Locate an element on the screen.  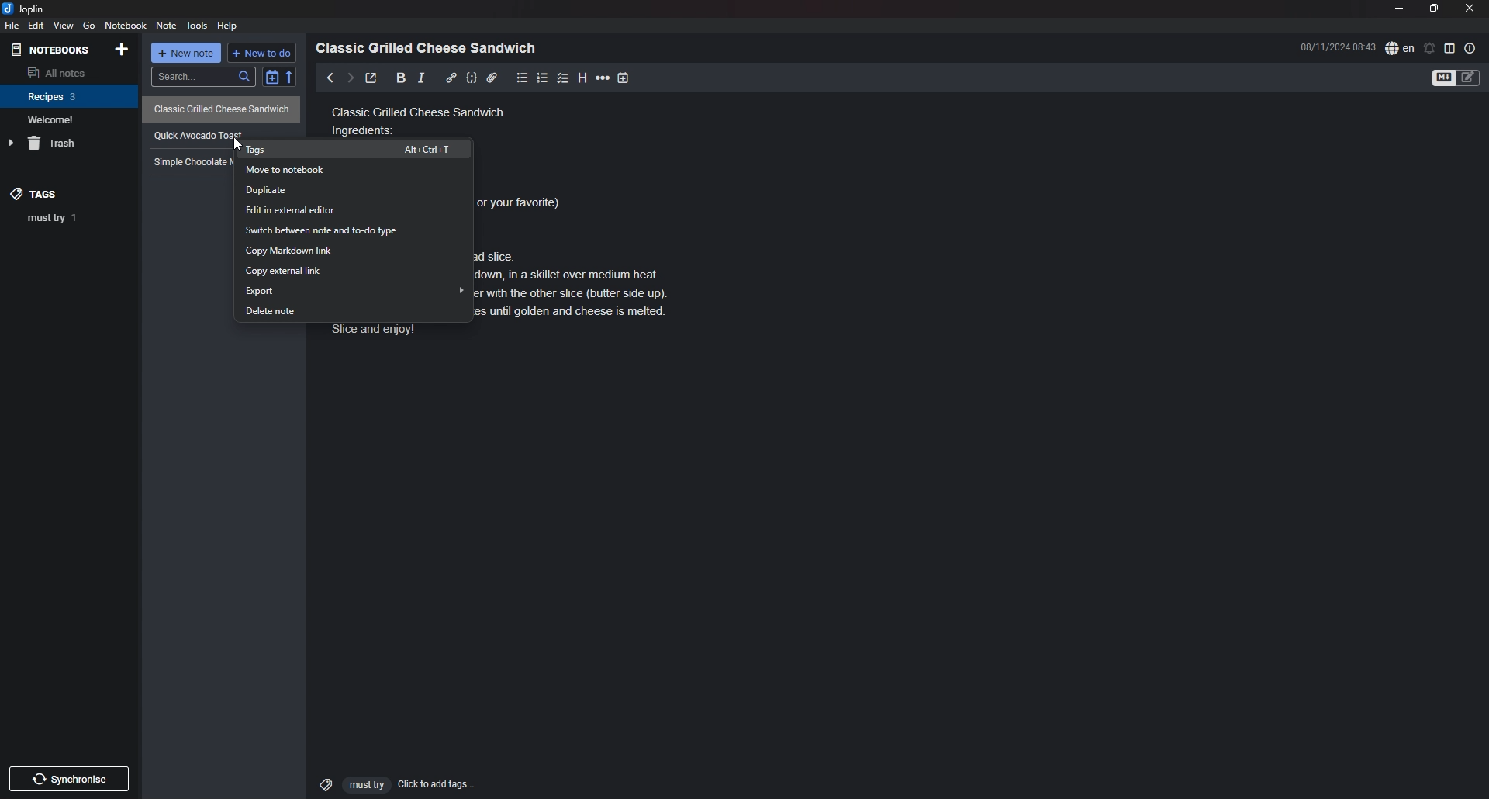
next is located at coordinates (349, 78).